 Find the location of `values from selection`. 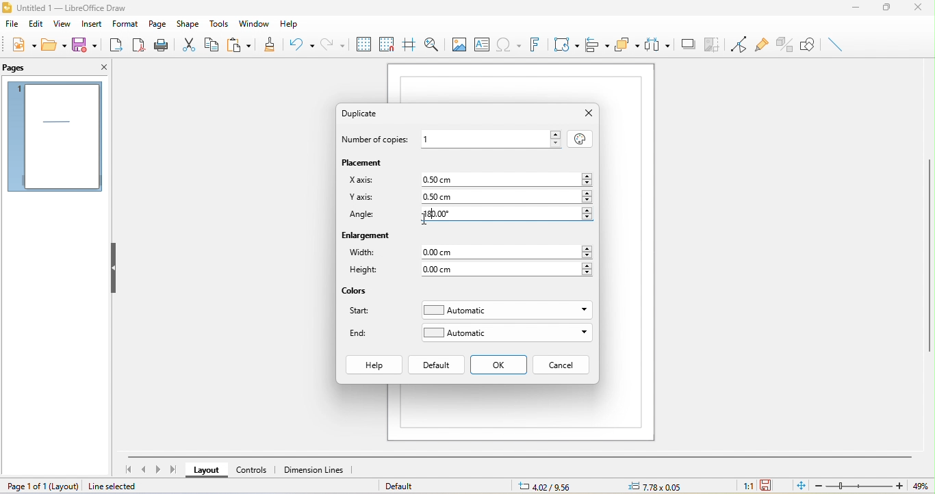

values from selection is located at coordinates (579, 138).